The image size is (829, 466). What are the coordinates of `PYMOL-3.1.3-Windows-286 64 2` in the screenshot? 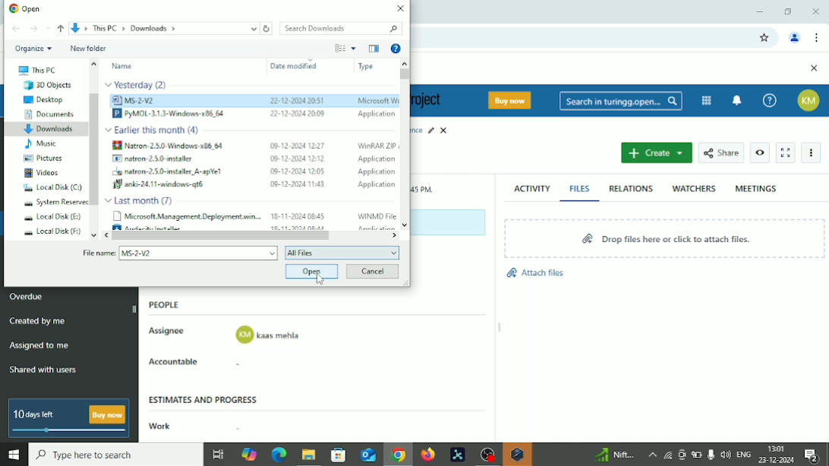 It's located at (171, 114).